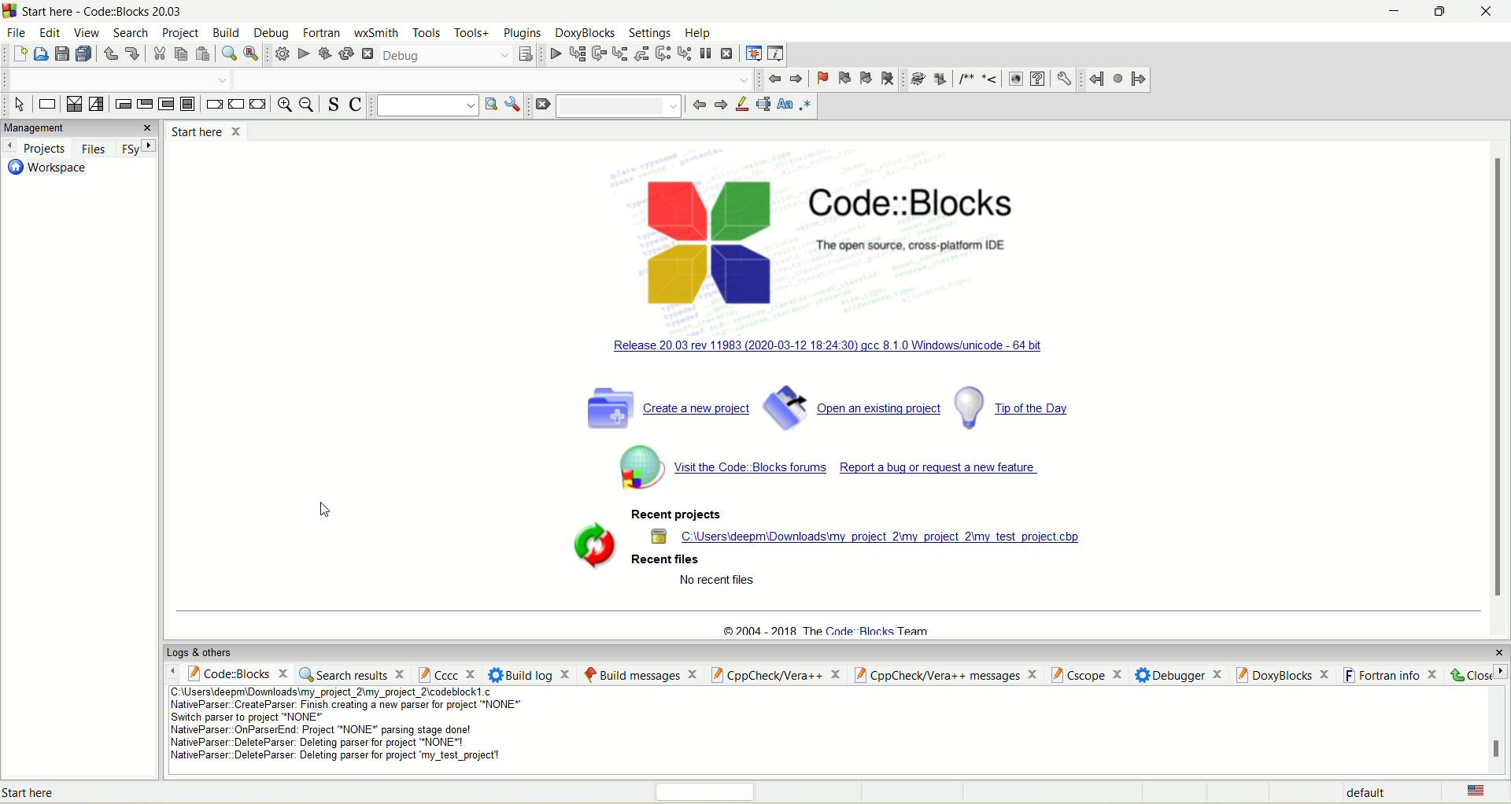 The height and width of the screenshot is (804, 1511). I want to click on toggle source, so click(334, 104).